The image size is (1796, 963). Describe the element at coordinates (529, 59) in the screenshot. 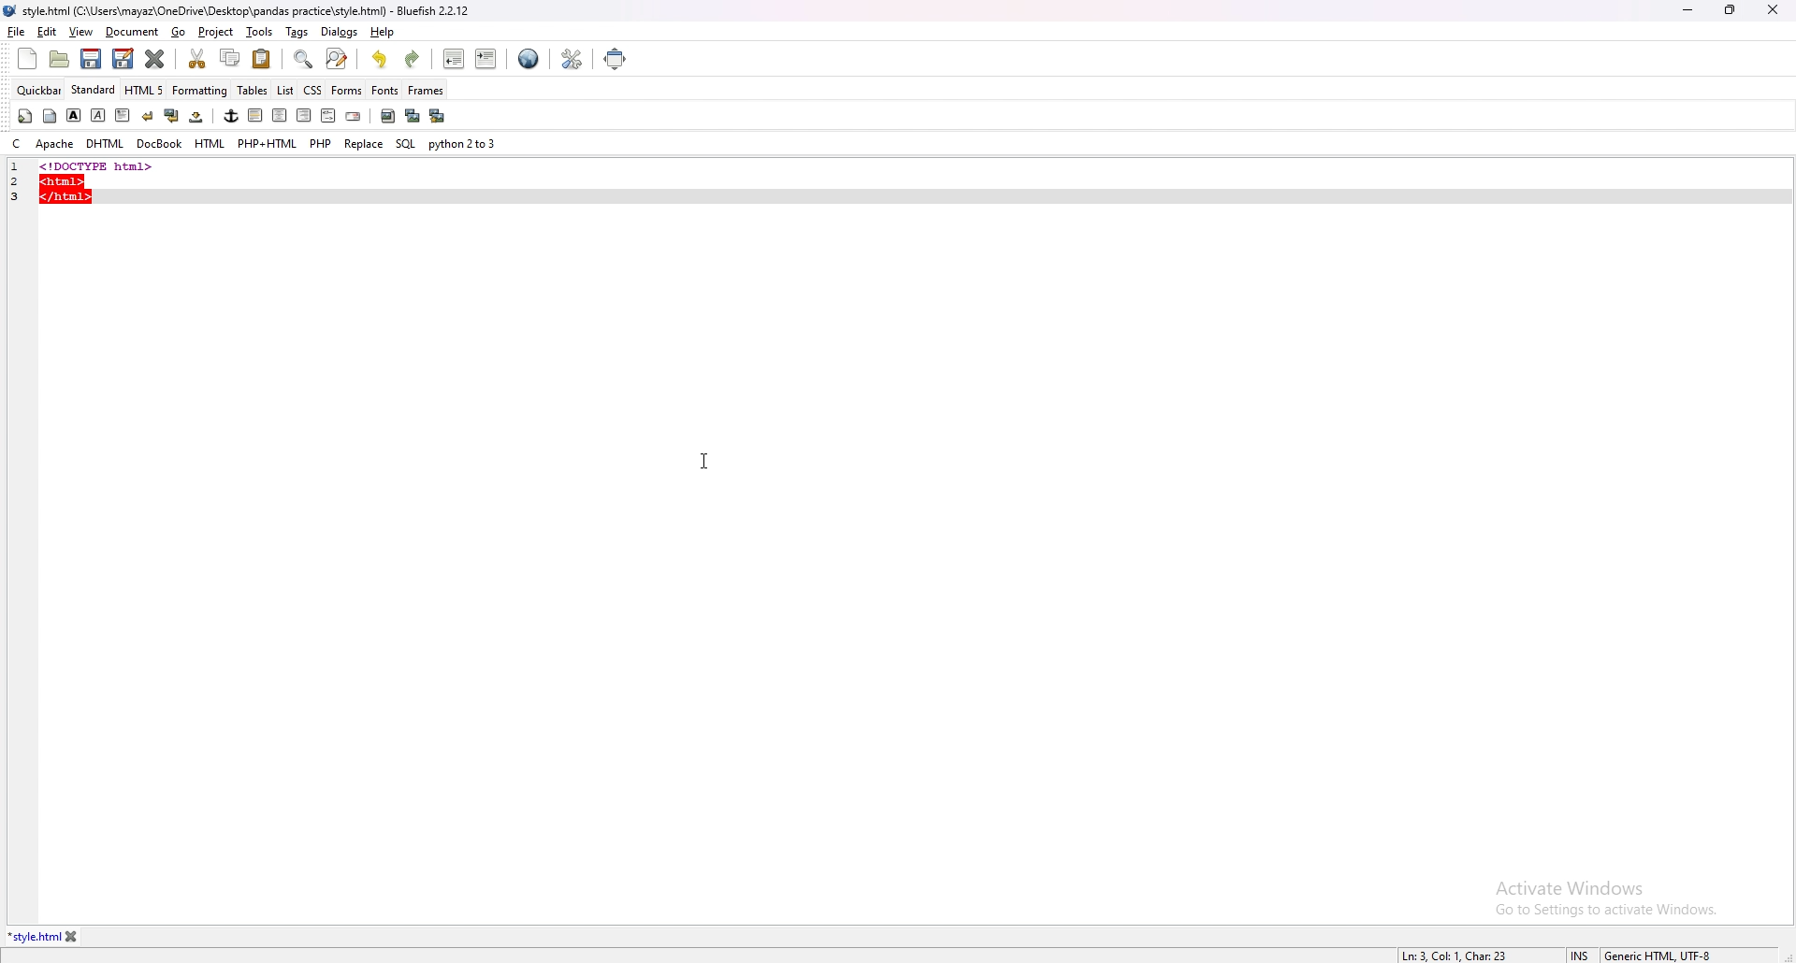

I see `web preview` at that location.